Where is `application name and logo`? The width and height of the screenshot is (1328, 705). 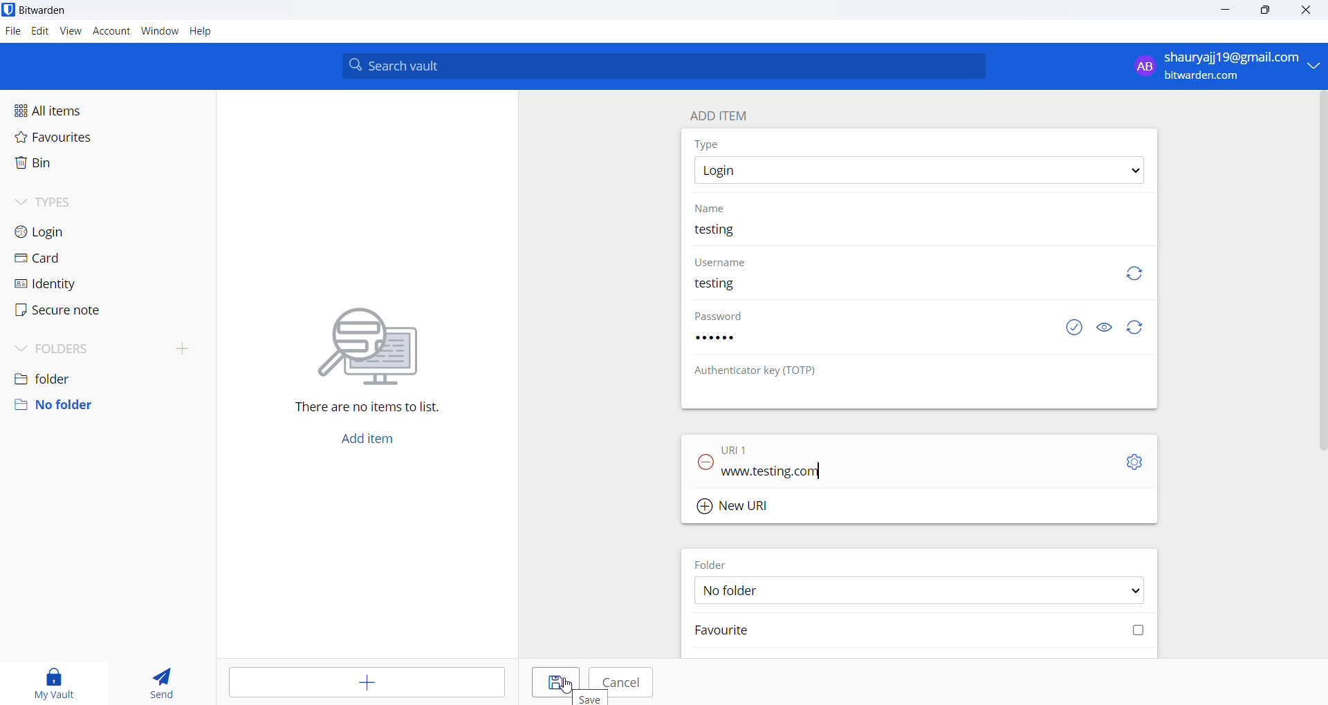
application name and logo is located at coordinates (51, 11).